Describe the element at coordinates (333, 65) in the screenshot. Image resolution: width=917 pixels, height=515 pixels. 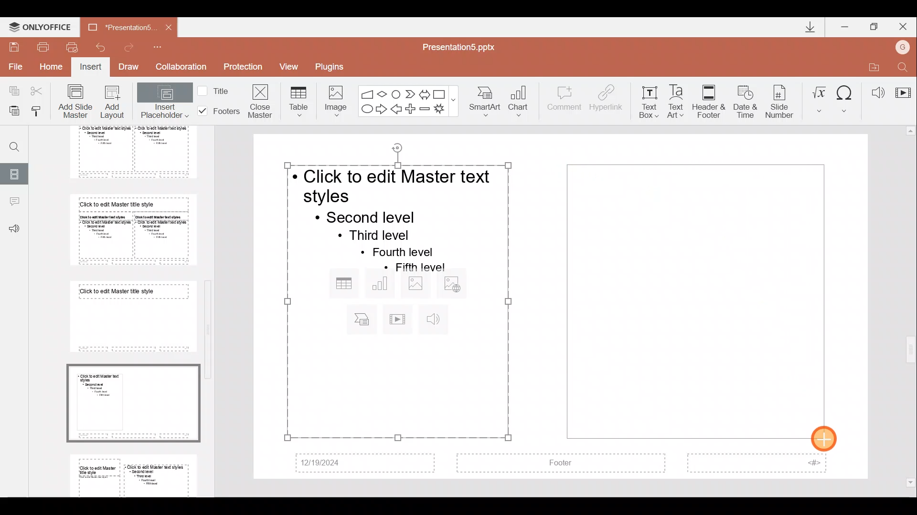
I see `Plugins` at that location.